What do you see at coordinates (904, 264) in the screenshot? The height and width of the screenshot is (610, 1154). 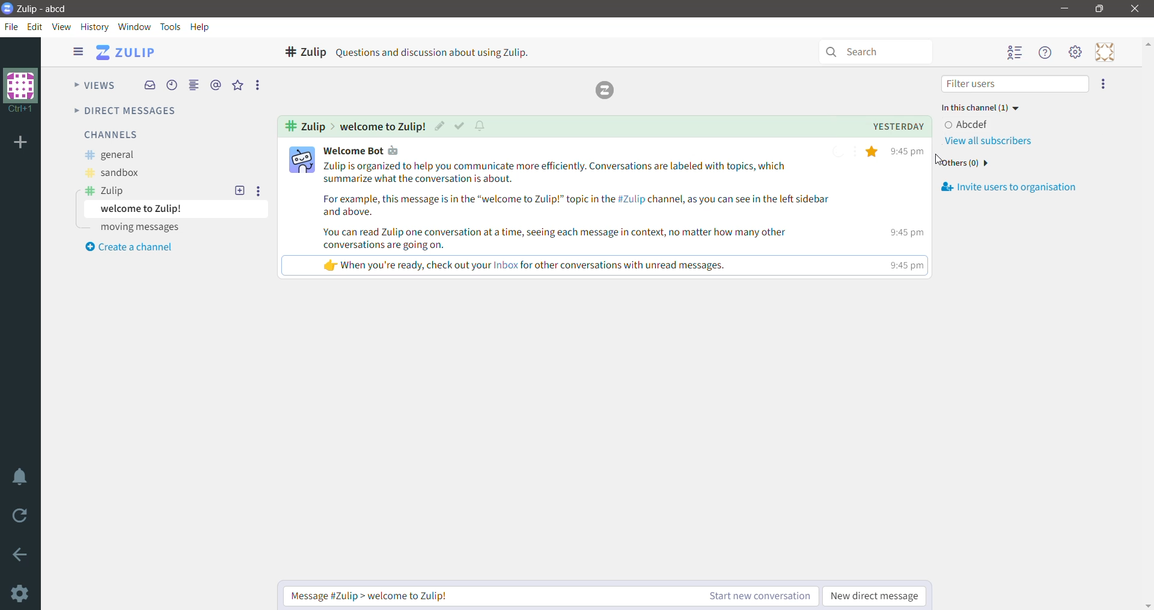 I see `time` at bounding box center [904, 264].